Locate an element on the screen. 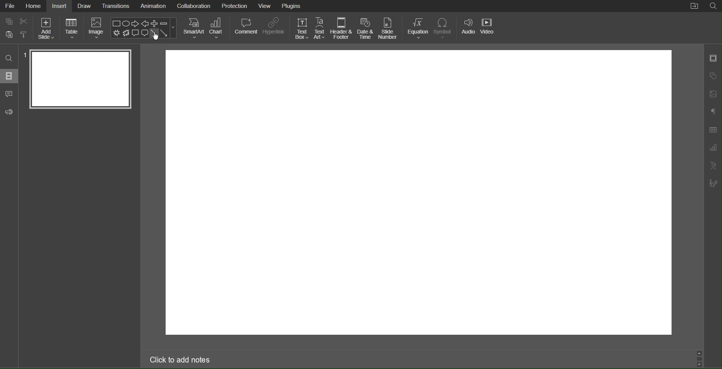  Slides is located at coordinates (10, 76).